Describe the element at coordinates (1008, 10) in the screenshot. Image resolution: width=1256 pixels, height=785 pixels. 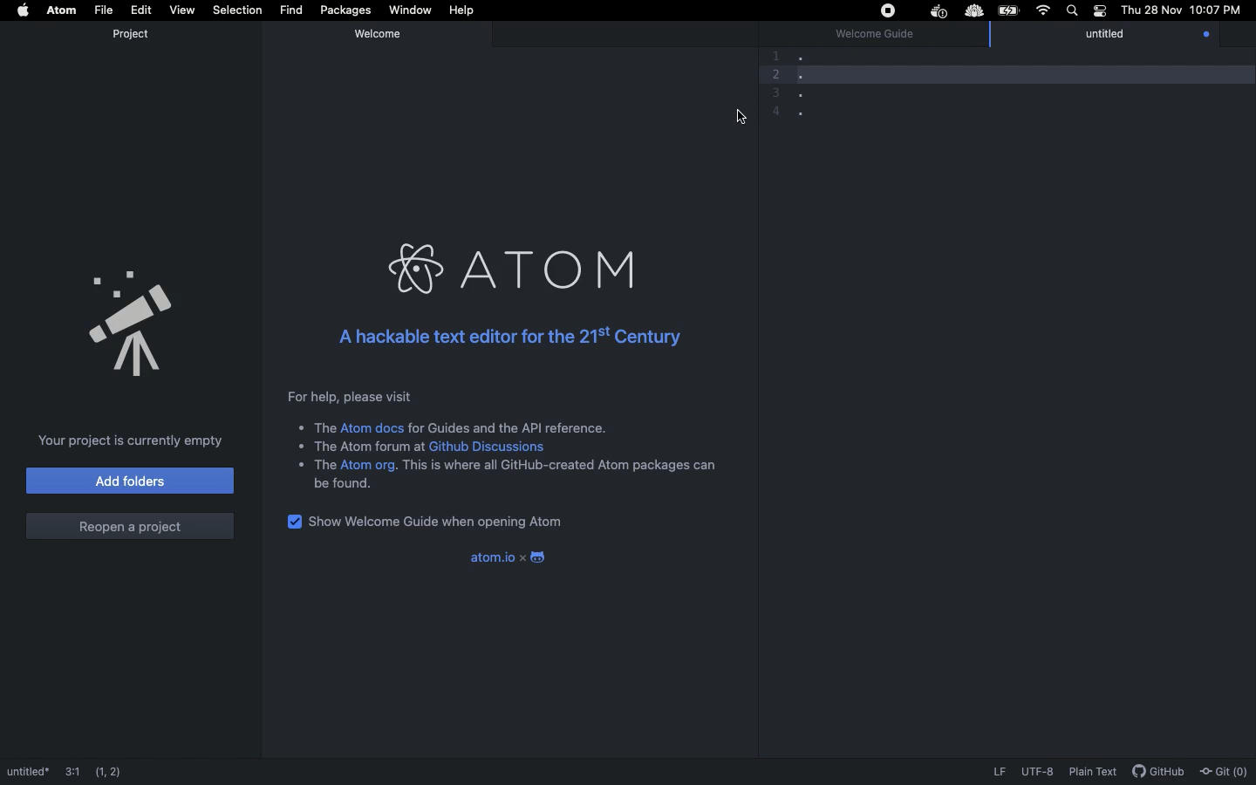
I see `Charge` at that location.